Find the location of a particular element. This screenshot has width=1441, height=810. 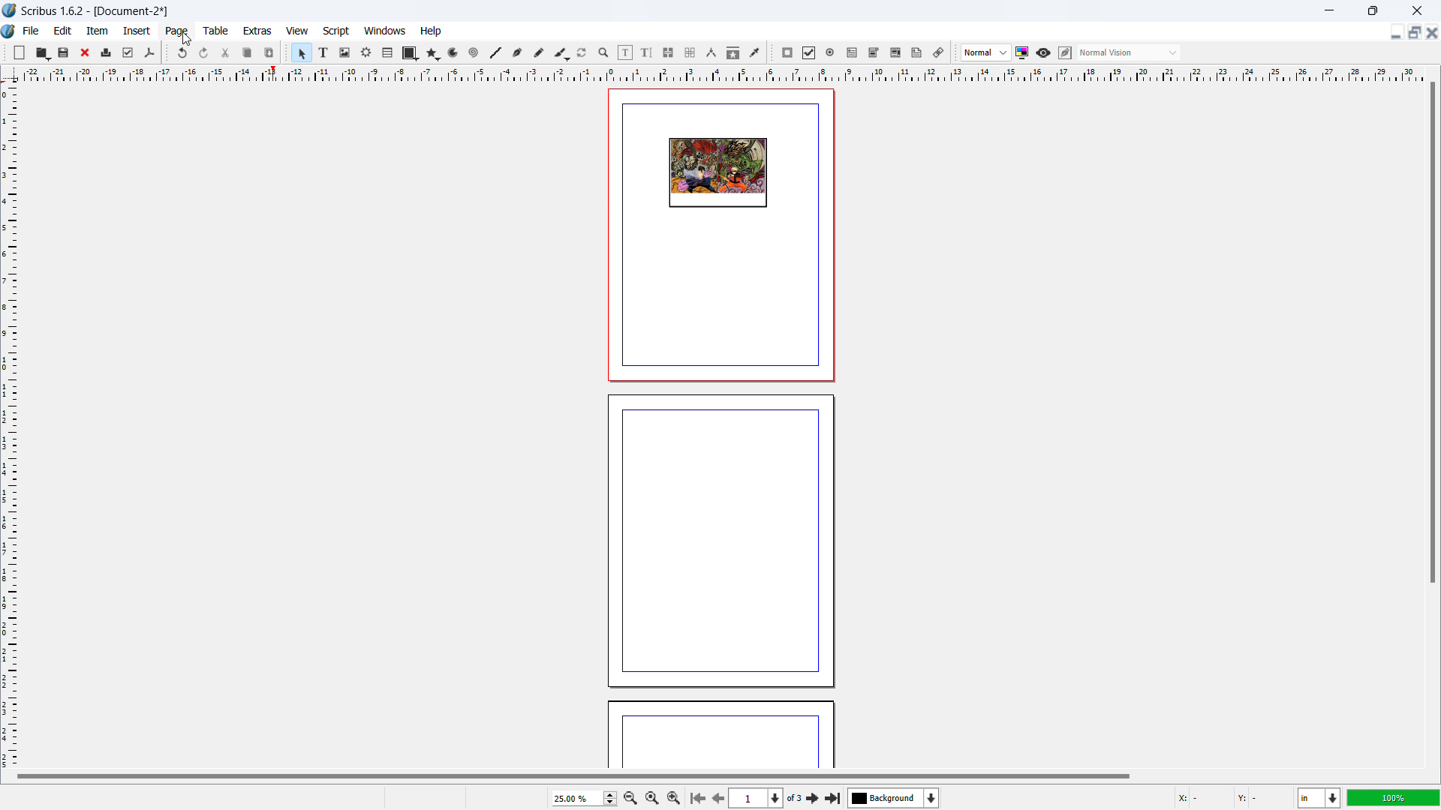

maximize window is located at coordinates (1371, 10).